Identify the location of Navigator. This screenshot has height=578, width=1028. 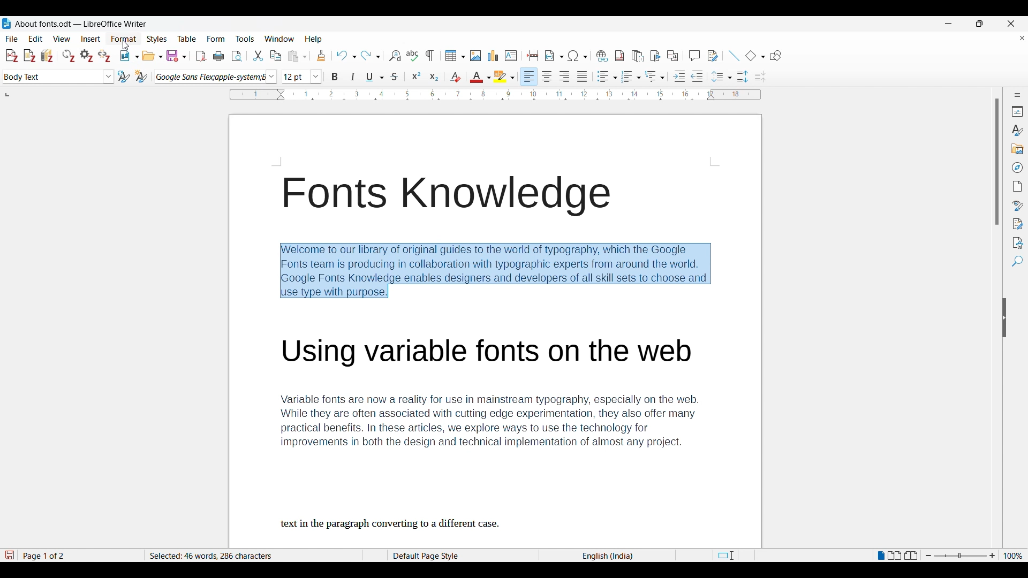
(1018, 168).